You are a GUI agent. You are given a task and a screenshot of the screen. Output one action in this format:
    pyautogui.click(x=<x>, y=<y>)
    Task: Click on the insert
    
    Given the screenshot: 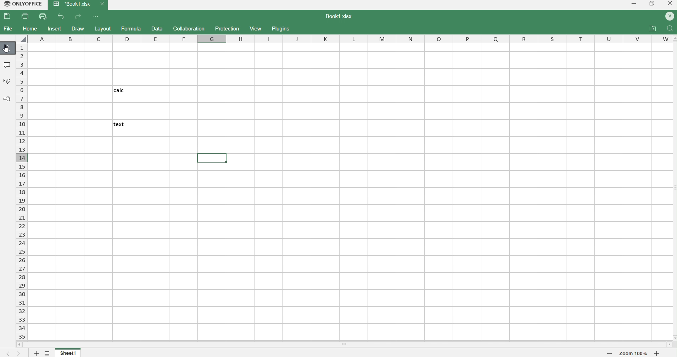 What is the action you would take?
    pyautogui.click(x=56, y=29)
    